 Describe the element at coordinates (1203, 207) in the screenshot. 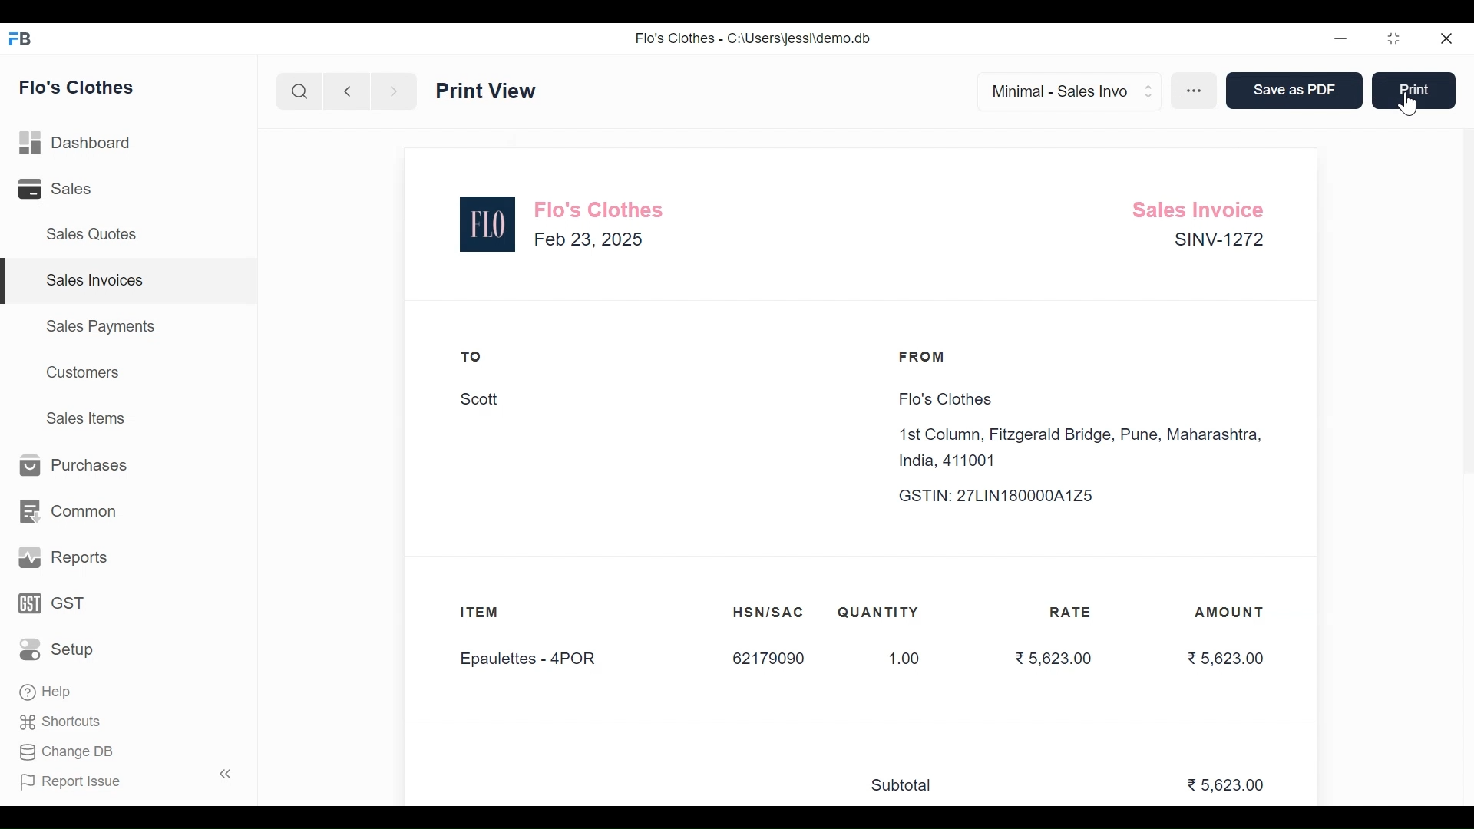

I see `Sales Invoice` at that location.